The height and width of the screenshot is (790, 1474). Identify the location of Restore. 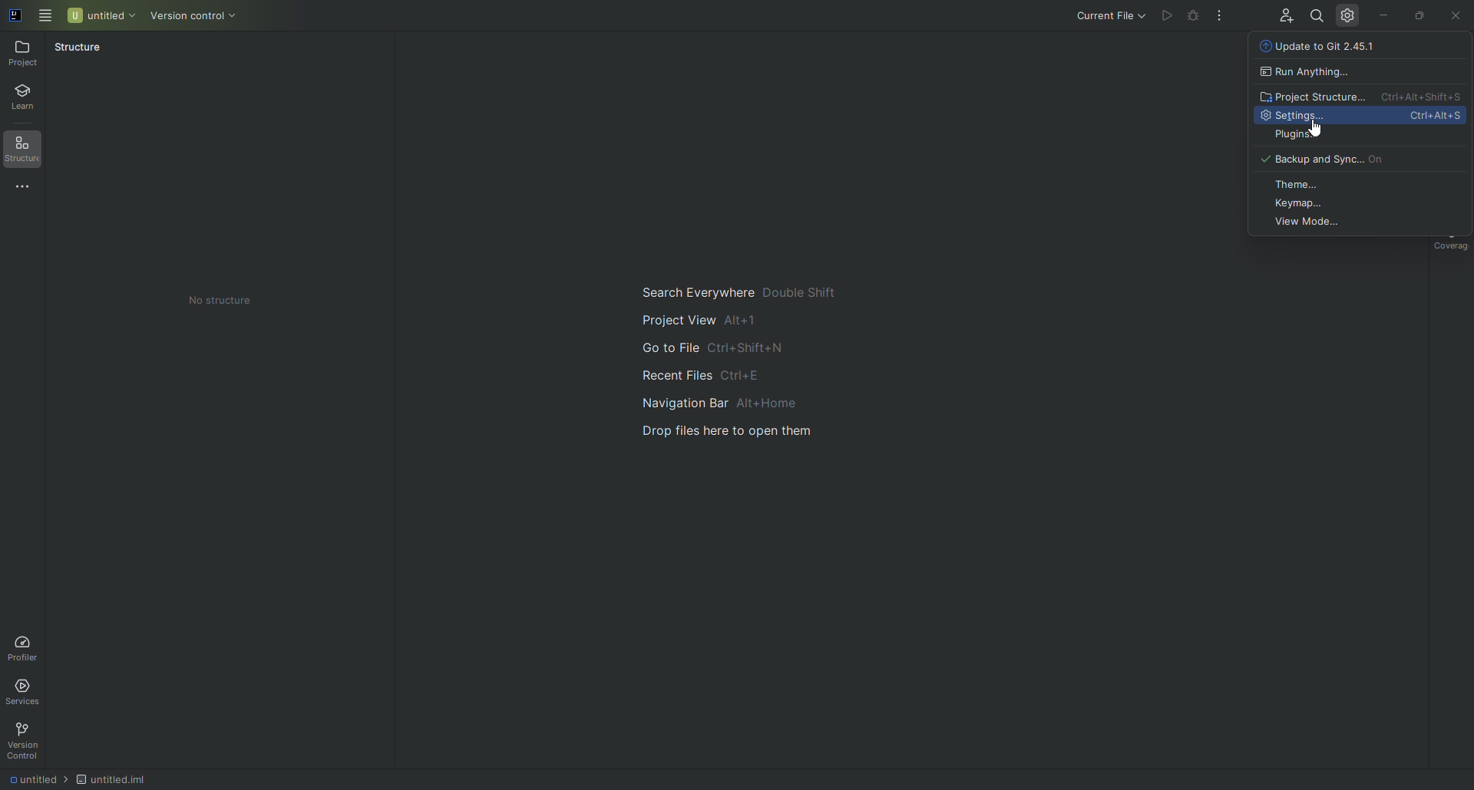
(1417, 15).